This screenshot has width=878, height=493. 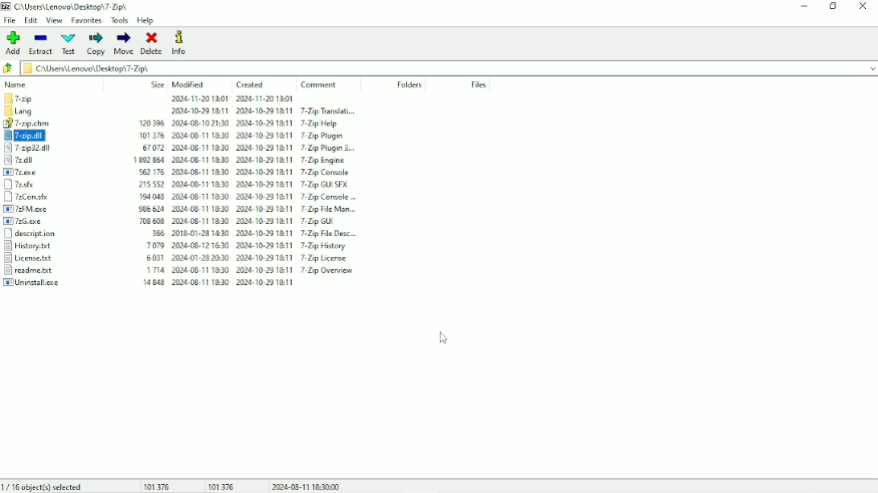 What do you see at coordinates (31, 21) in the screenshot?
I see `Edit` at bounding box center [31, 21].